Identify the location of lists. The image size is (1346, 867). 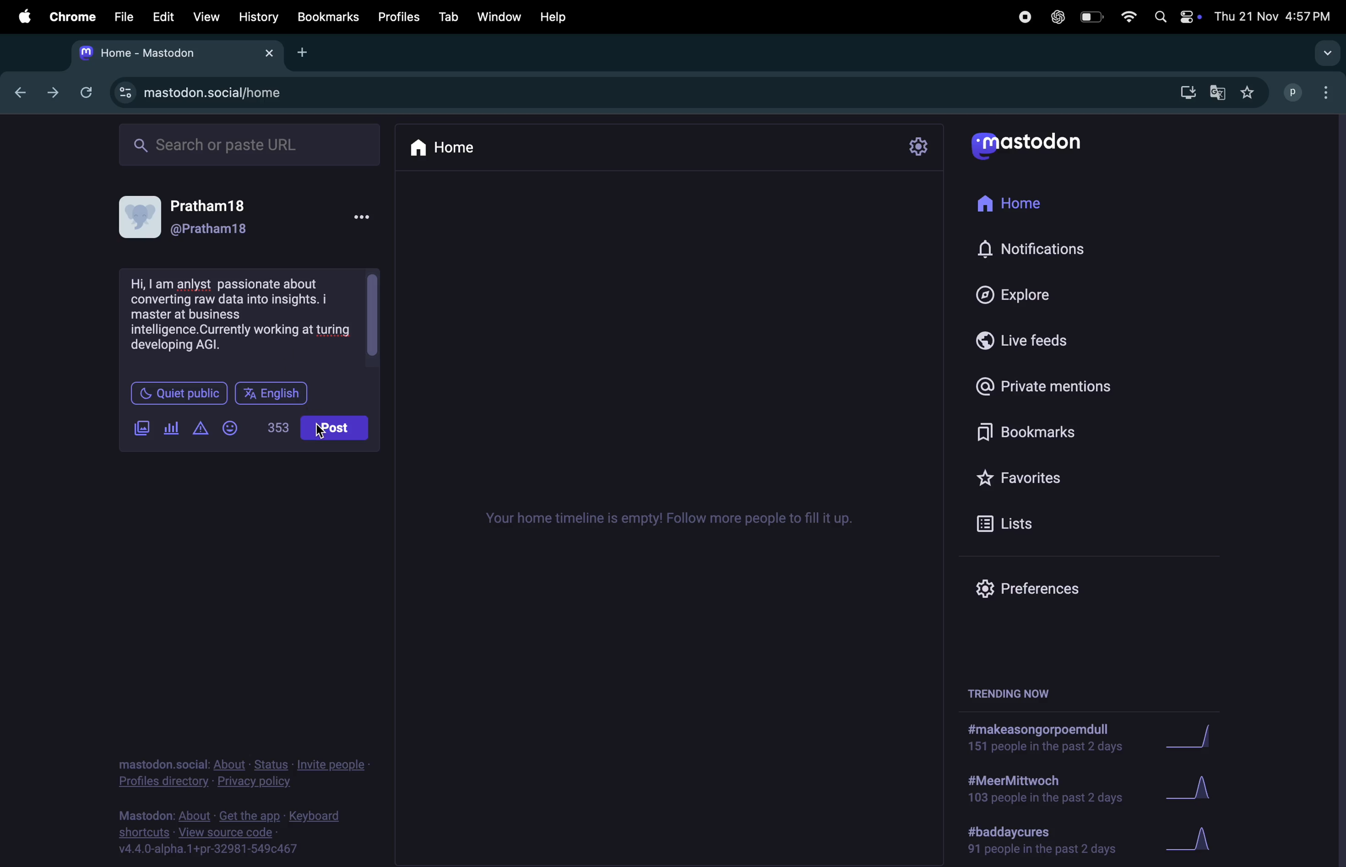
(1012, 523).